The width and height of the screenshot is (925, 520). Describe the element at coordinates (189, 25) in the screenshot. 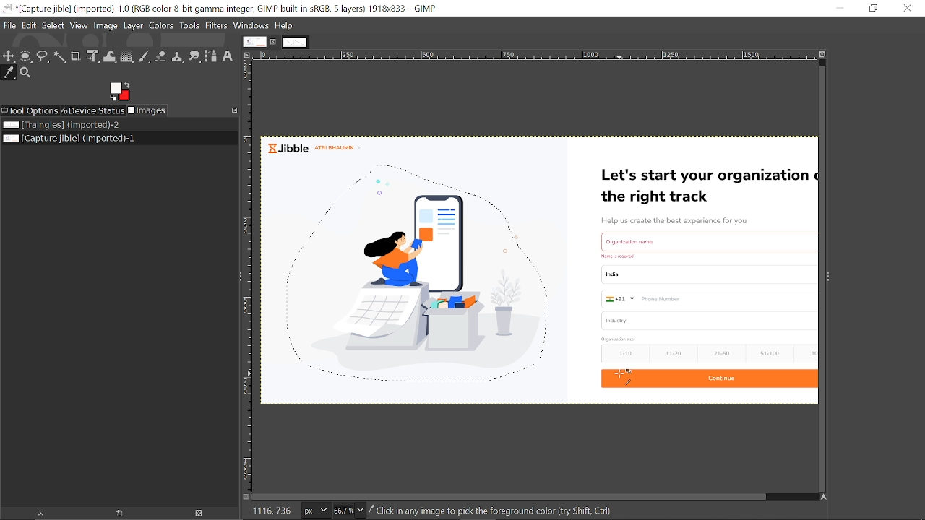

I see `Tools` at that location.